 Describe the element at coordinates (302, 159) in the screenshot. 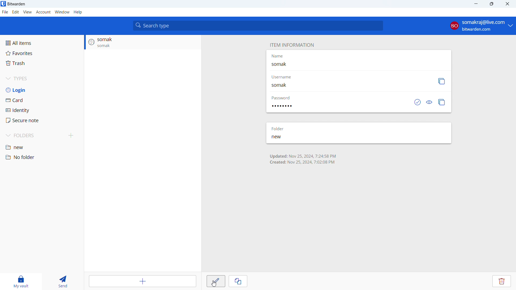

I see `login entry` at that location.